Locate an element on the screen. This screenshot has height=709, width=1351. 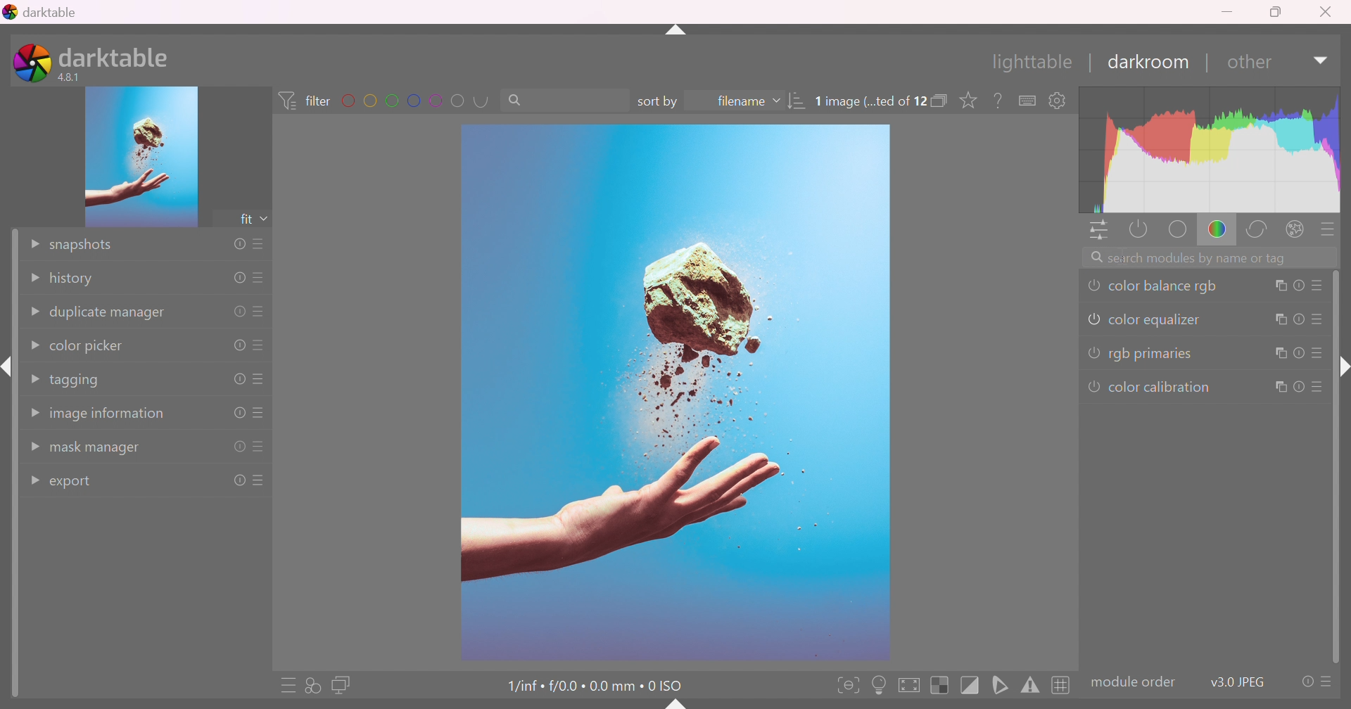
1 image (...ted of 12 is located at coordinates (872, 102).